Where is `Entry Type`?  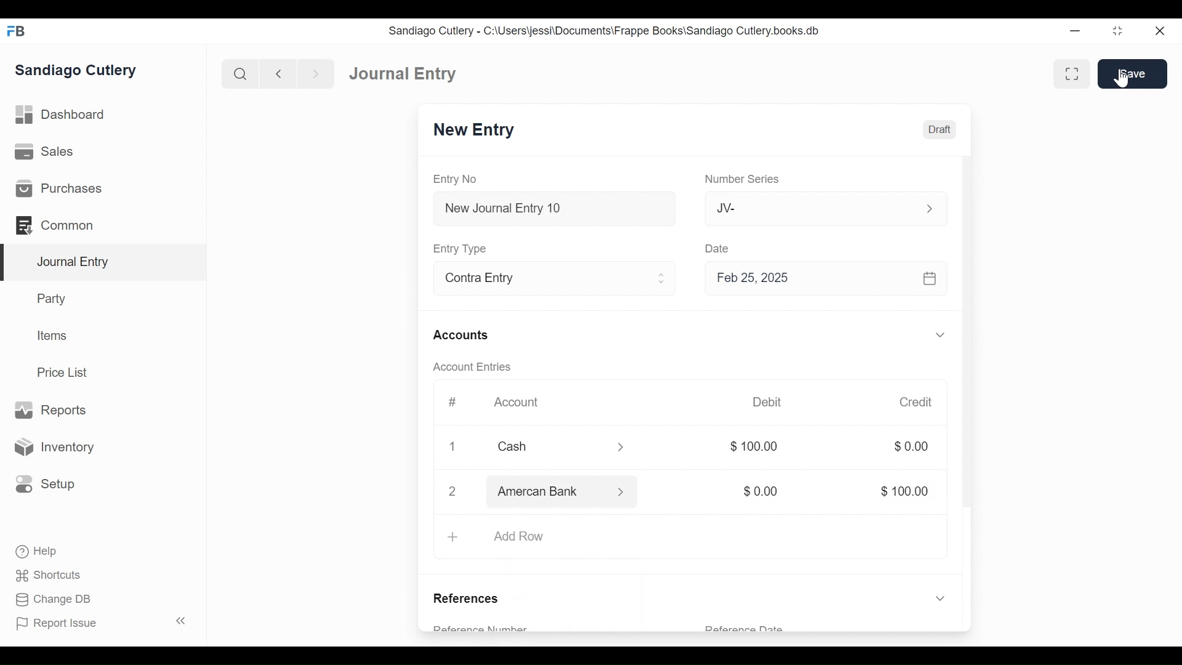
Entry Type is located at coordinates (464, 248).